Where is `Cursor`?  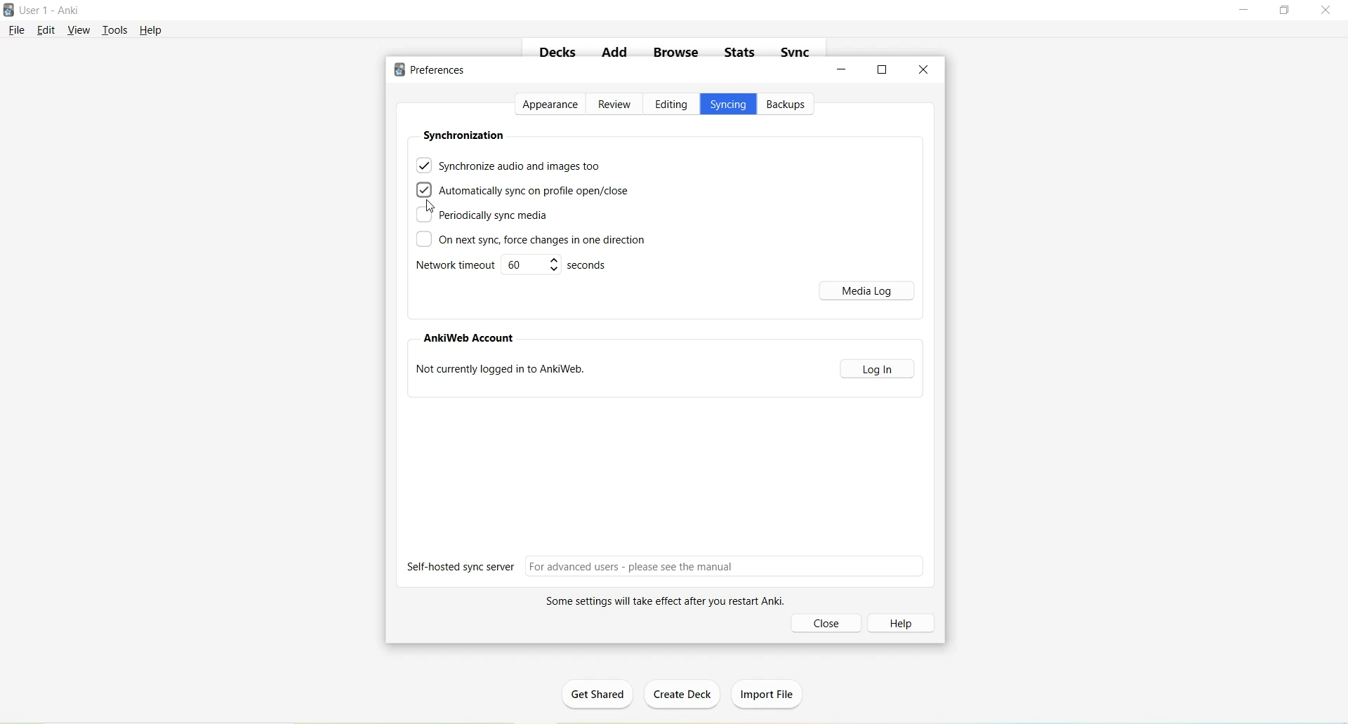
Cursor is located at coordinates (430, 206).